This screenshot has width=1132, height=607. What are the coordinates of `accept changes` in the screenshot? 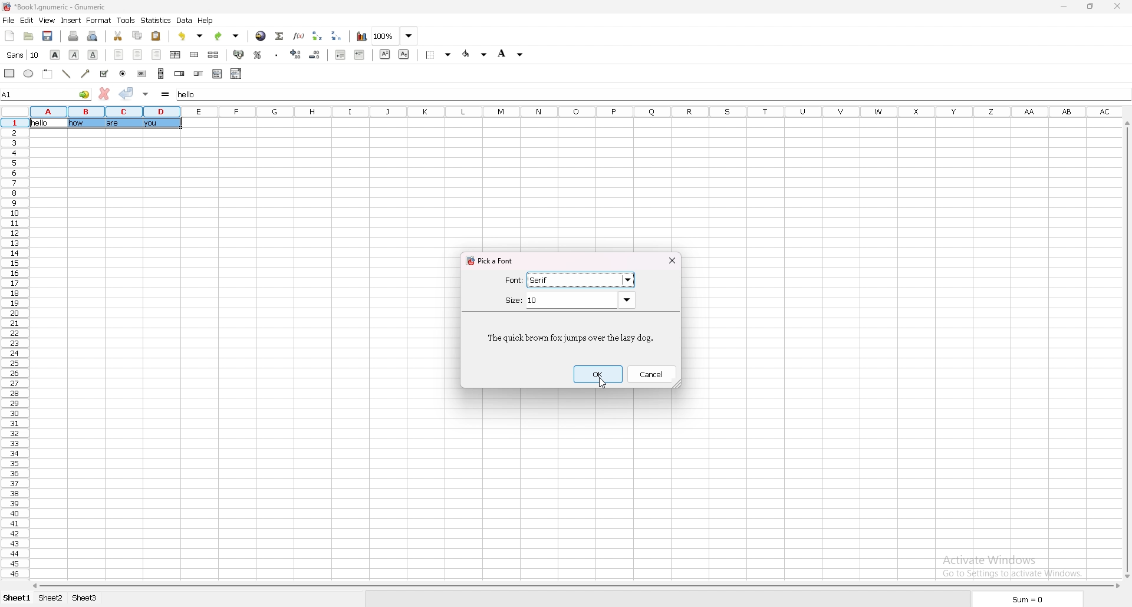 It's located at (127, 93).